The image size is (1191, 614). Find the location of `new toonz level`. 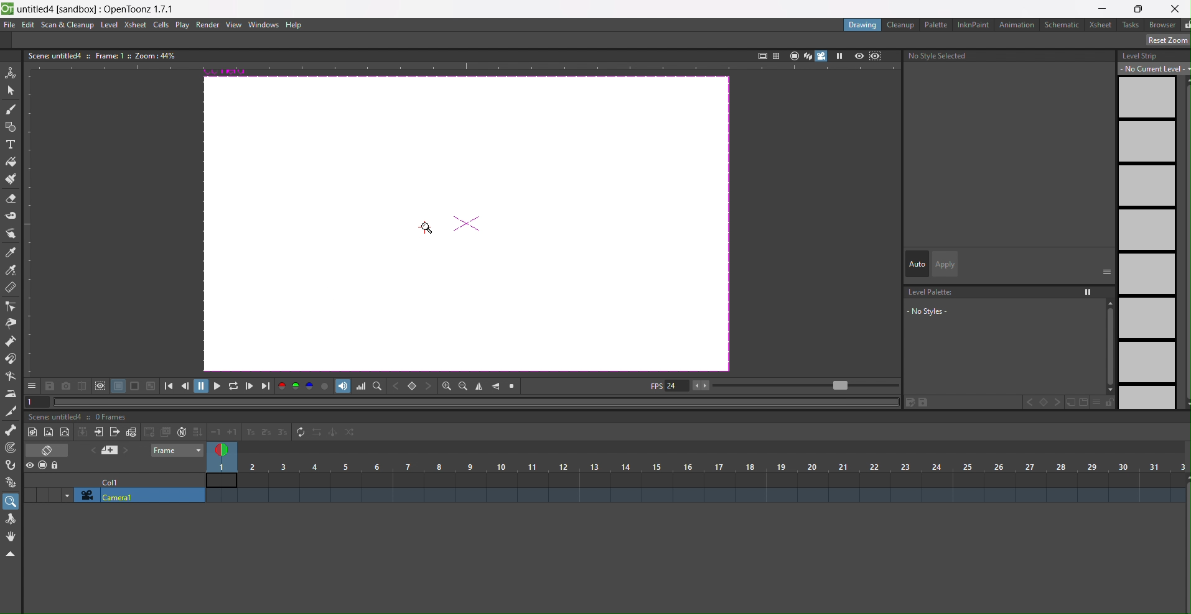

new toonz level is located at coordinates (65, 433).